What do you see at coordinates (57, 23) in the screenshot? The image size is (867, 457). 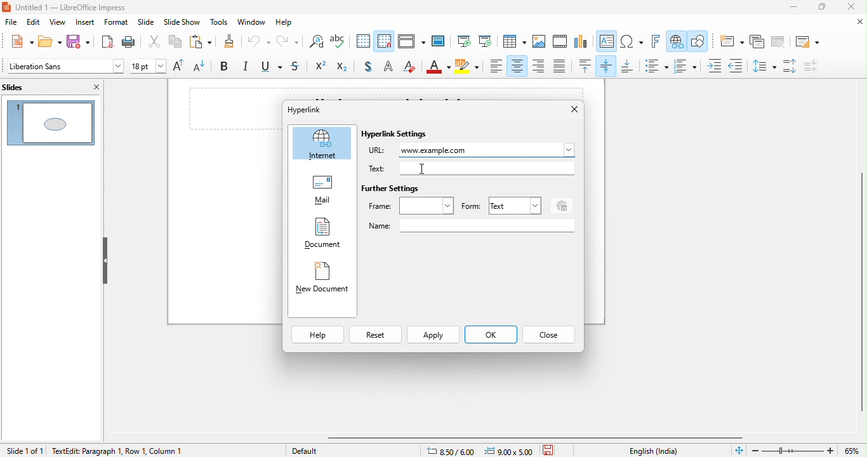 I see `view` at bounding box center [57, 23].